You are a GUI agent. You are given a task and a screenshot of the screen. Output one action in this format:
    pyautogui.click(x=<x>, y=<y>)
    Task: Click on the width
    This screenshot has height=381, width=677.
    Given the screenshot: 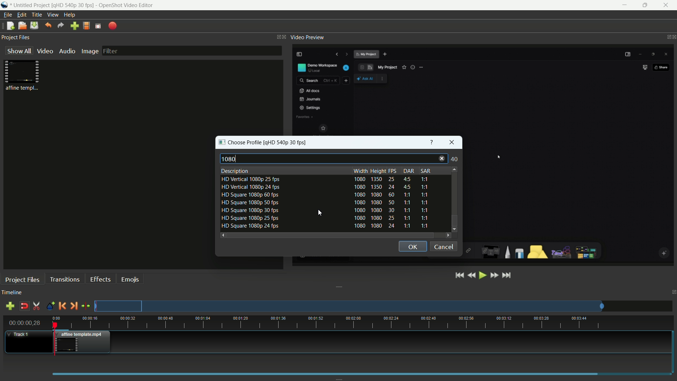 What is the action you would take?
    pyautogui.click(x=360, y=171)
    